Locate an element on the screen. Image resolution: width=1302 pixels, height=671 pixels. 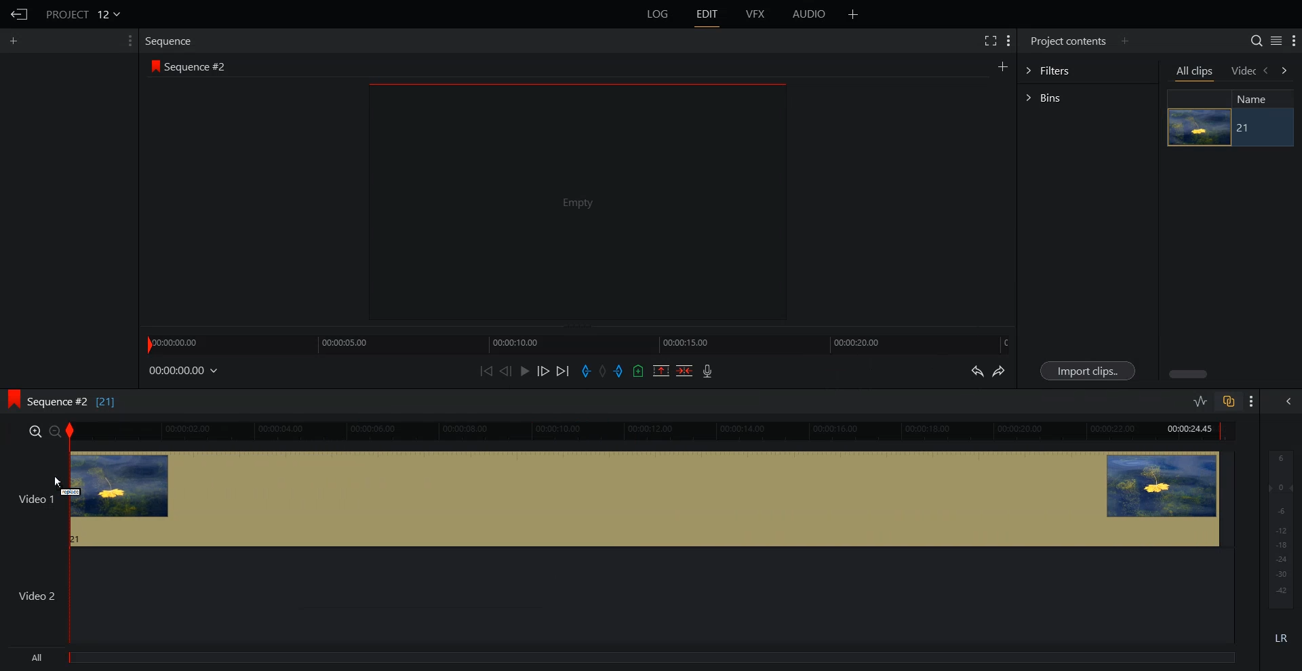
Import Clips is located at coordinates (1088, 370).